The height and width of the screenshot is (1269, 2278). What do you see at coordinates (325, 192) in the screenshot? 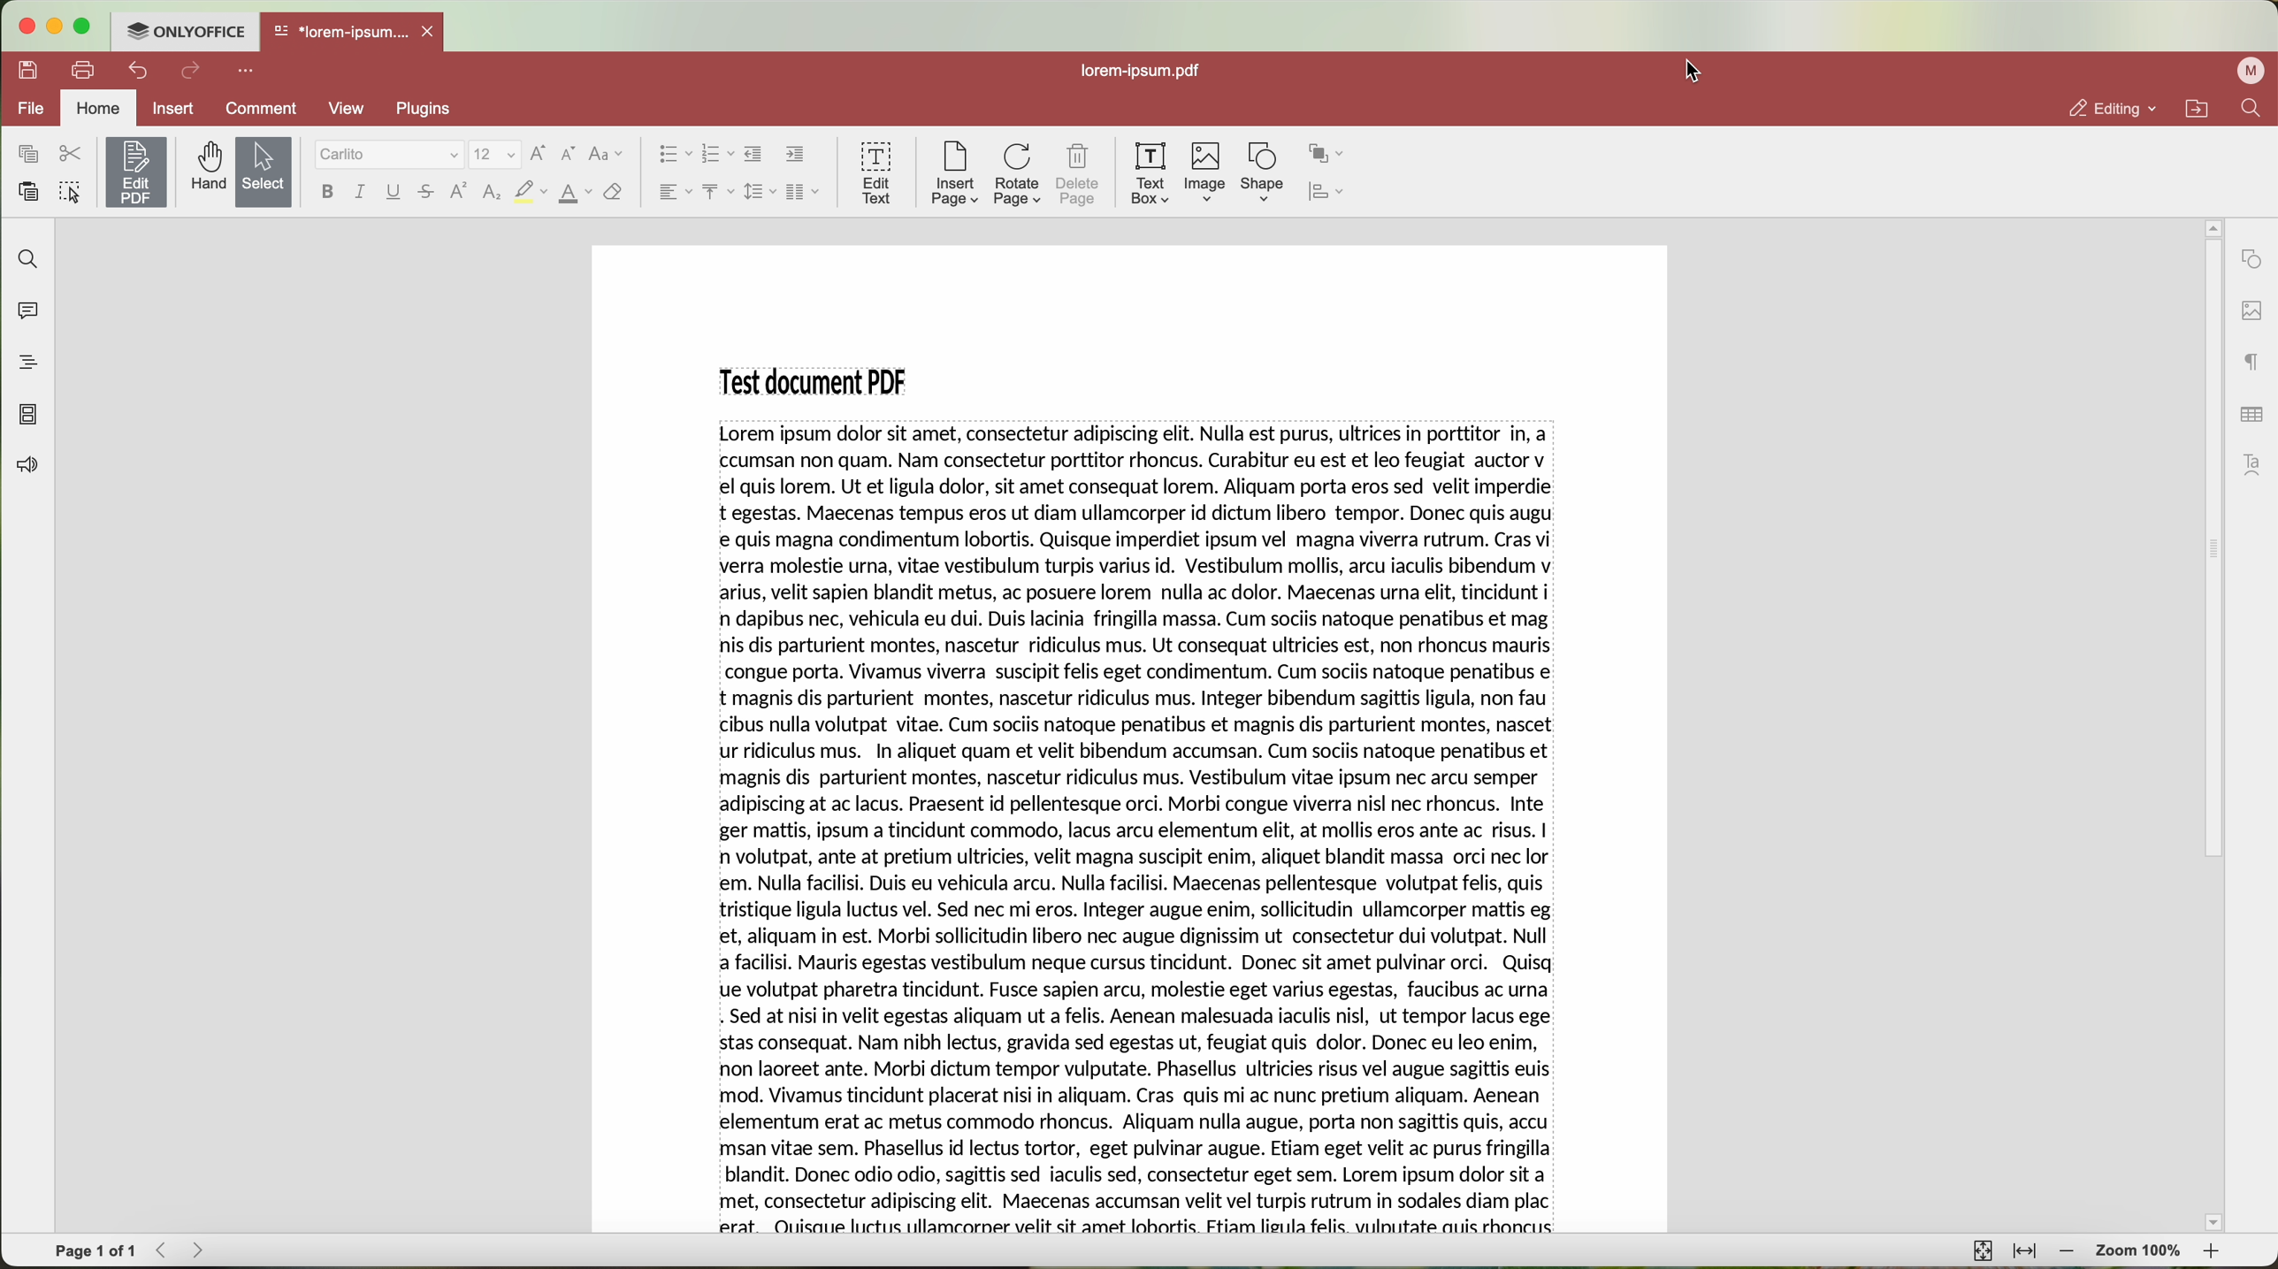
I see `bold` at bounding box center [325, 192].